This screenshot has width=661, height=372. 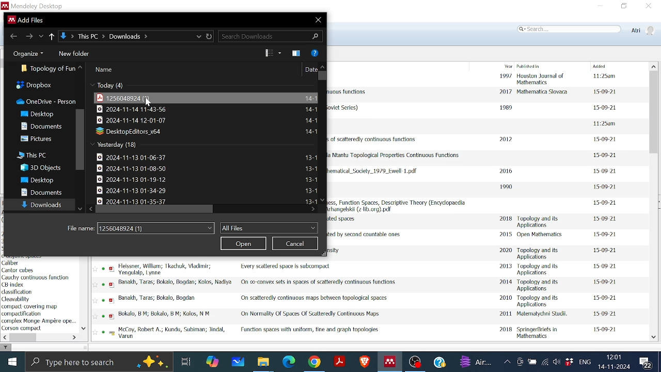 What do you see at coordinates (643, 31) in the screenshot?
I see `Profile` at bounding box center [643, 31].